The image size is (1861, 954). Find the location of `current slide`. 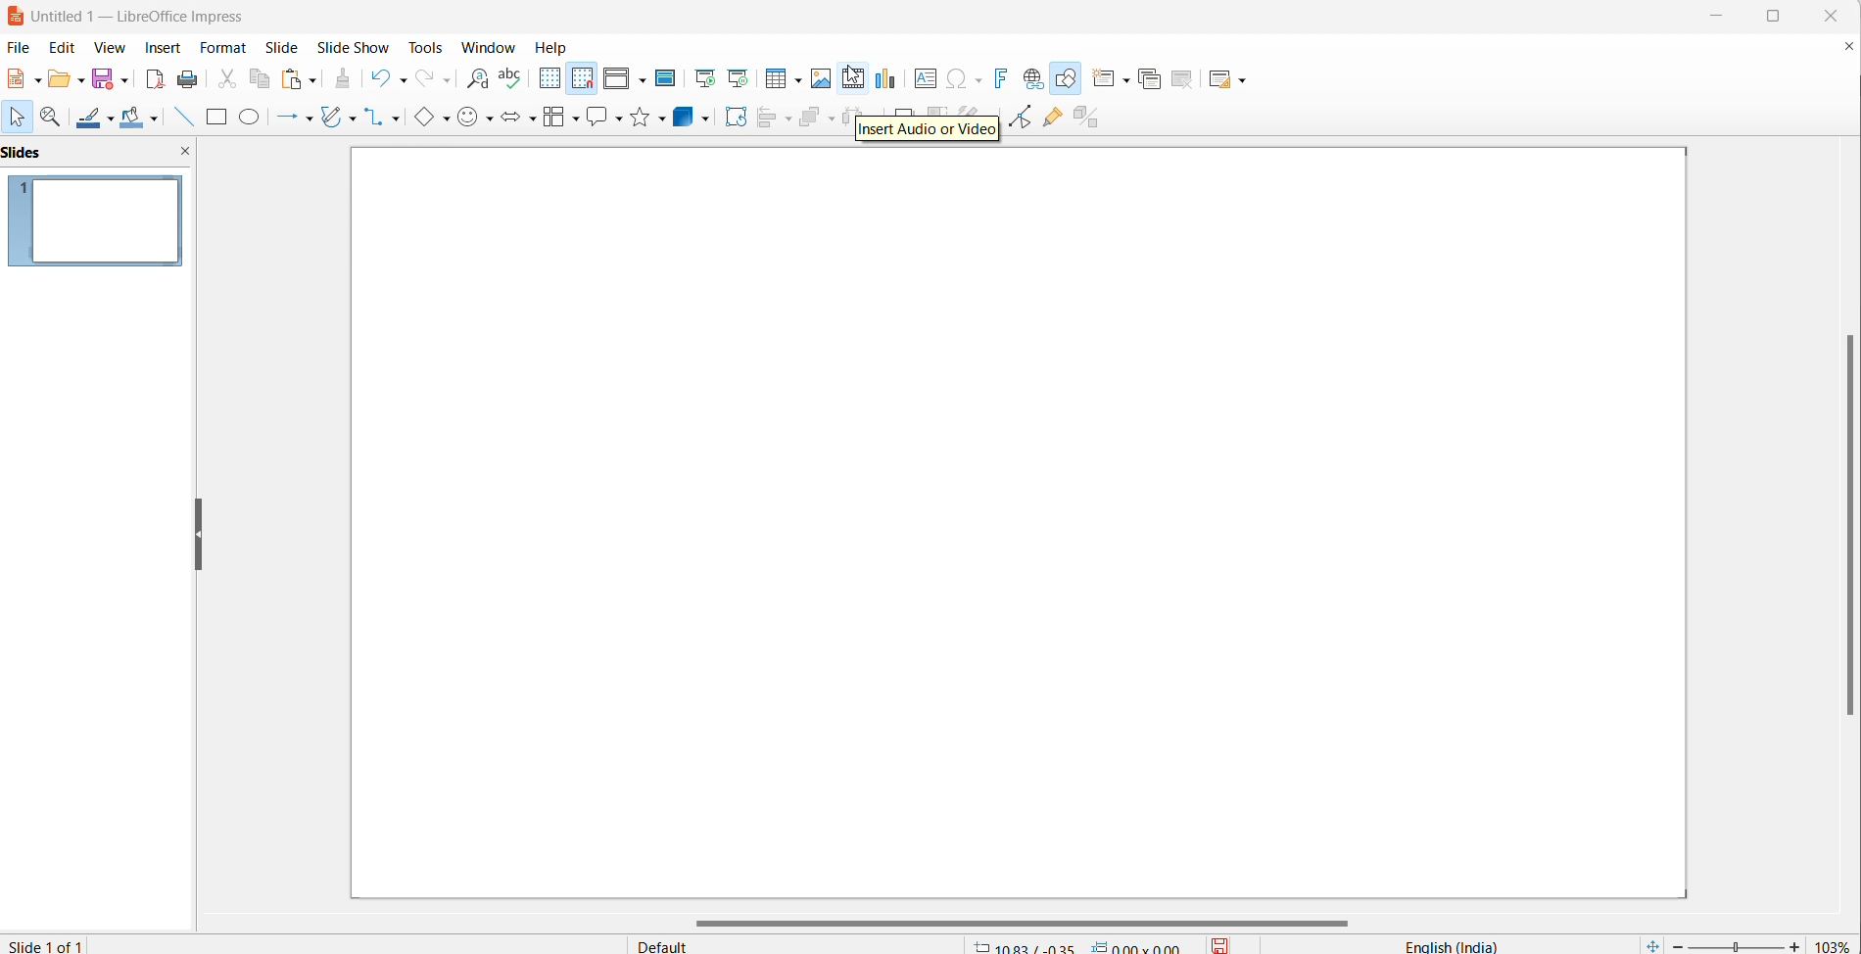

current slide is located at coordinates (57, 944).